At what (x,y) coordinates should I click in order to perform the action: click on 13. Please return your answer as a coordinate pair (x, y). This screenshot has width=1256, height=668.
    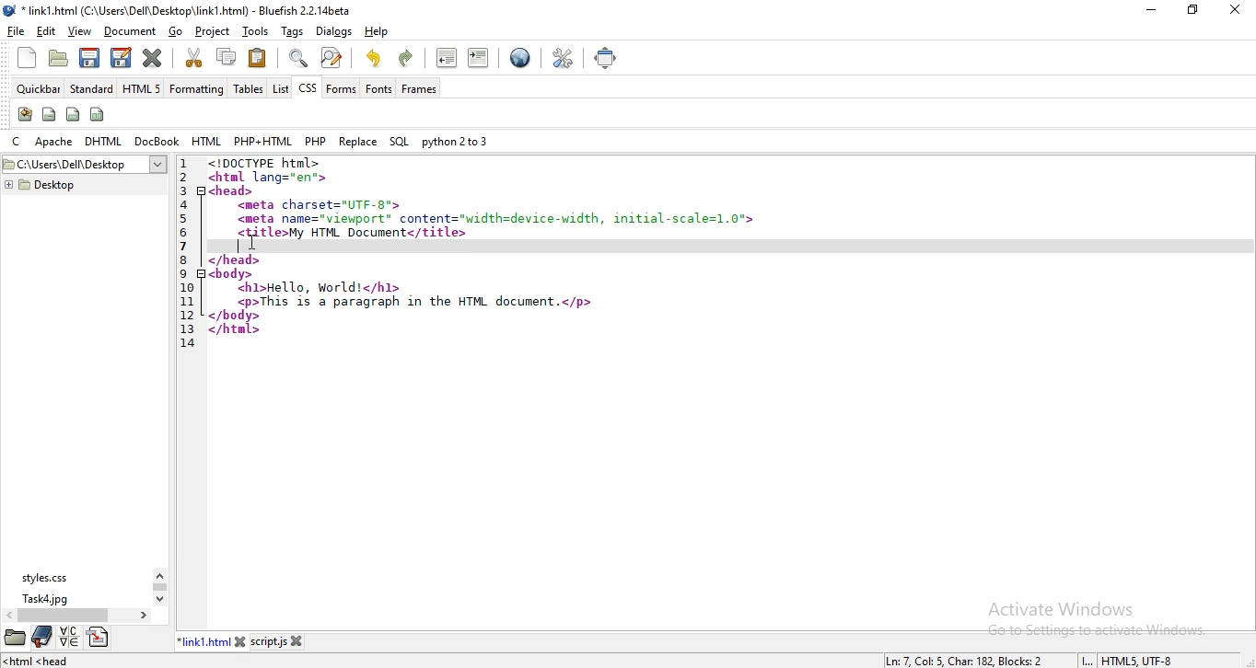
    Looking at the image, I should click on (187, 329).